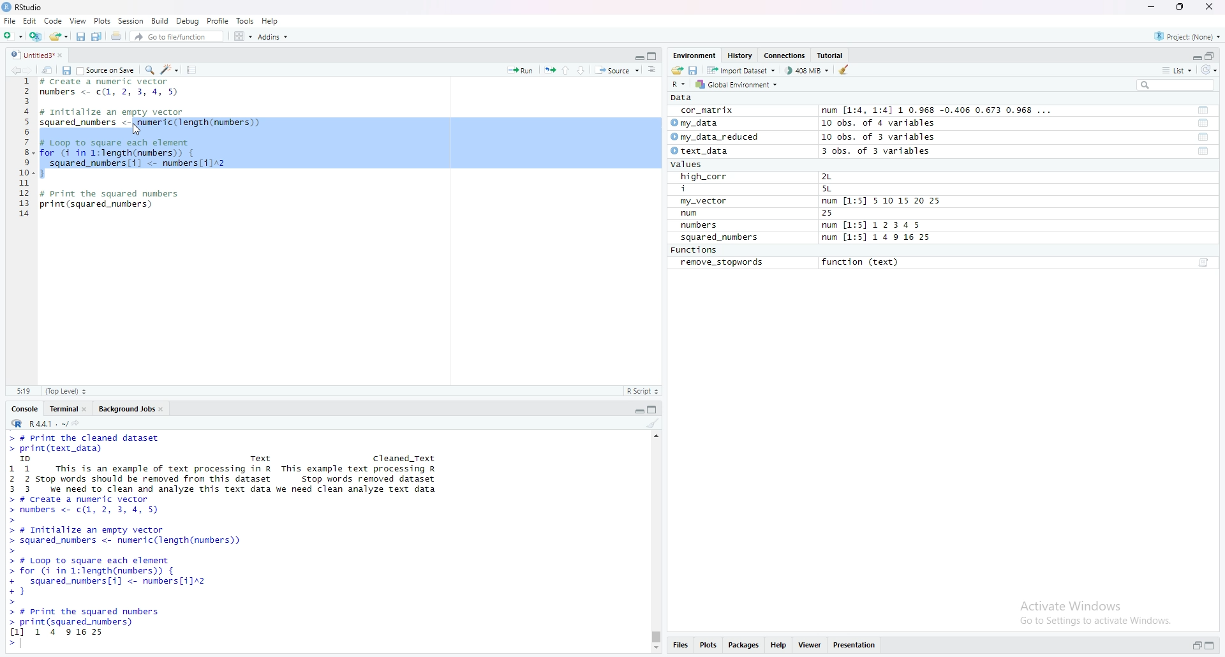  Describe the element at coordinates (833, 55) in the screenshot. I see `Tutorial` at that location.